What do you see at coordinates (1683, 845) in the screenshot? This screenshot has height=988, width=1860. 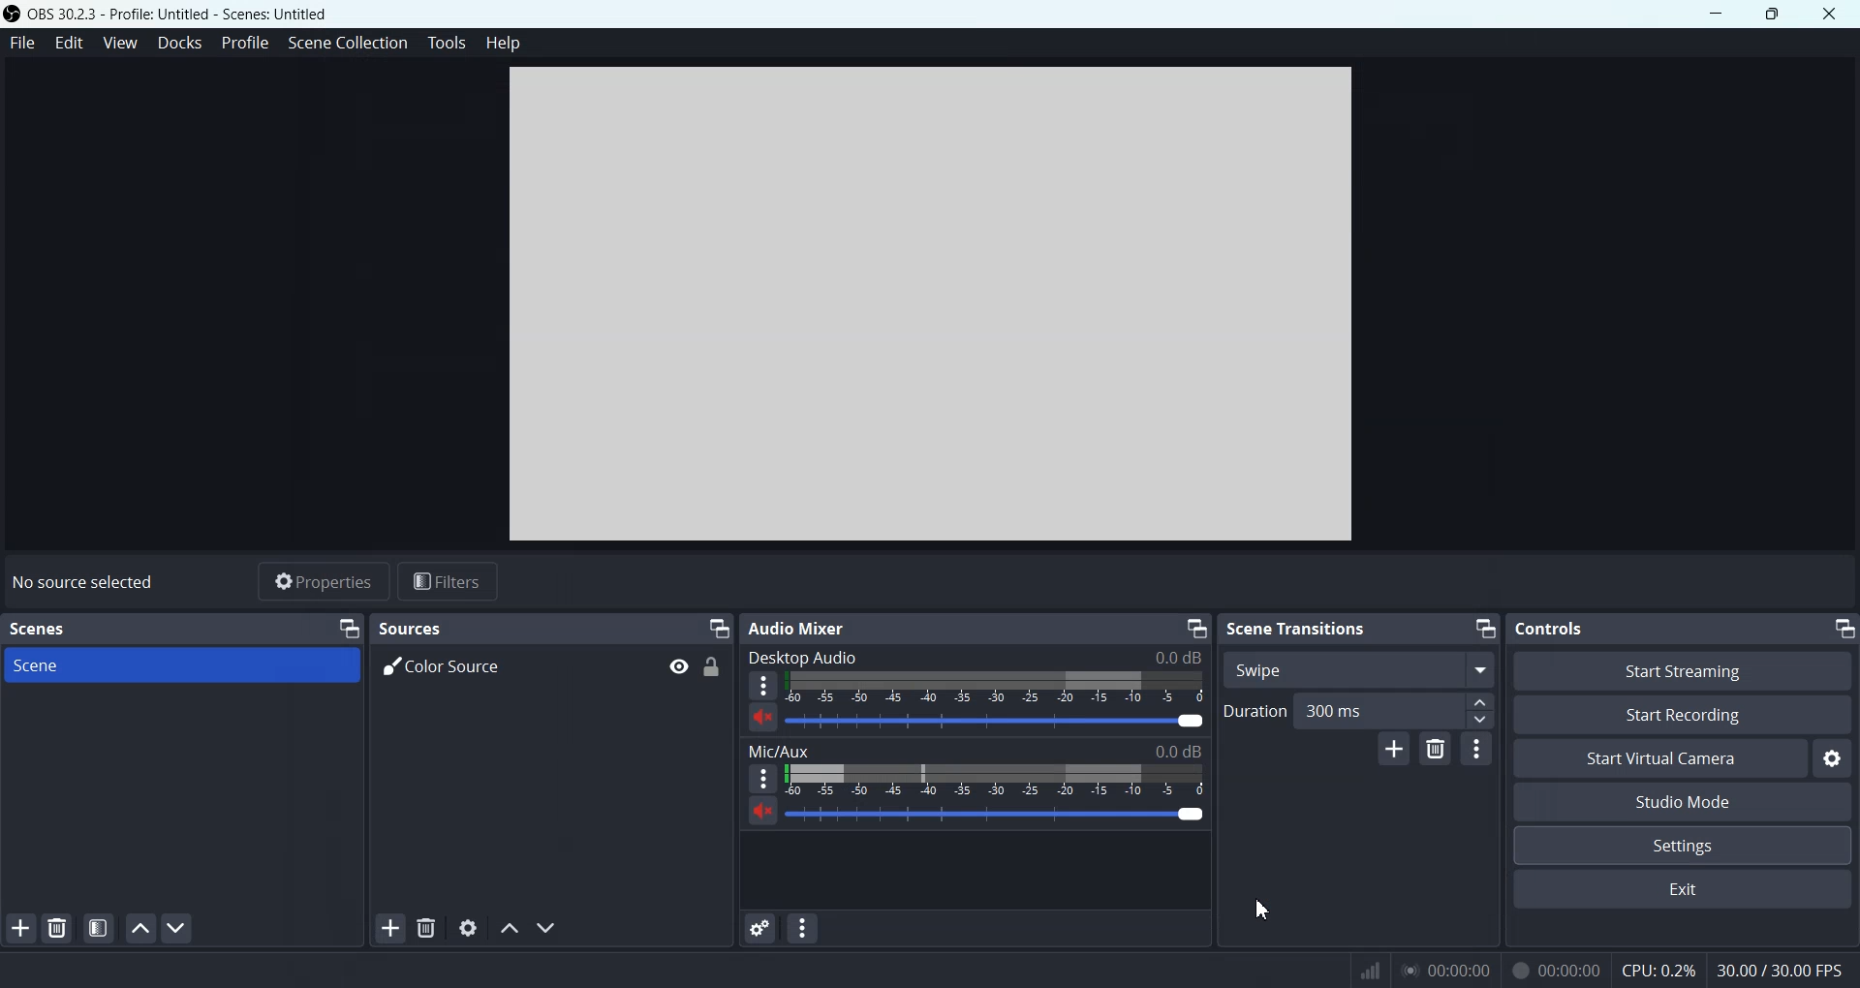 I see `Settings` at bounding box center [1683, 845].